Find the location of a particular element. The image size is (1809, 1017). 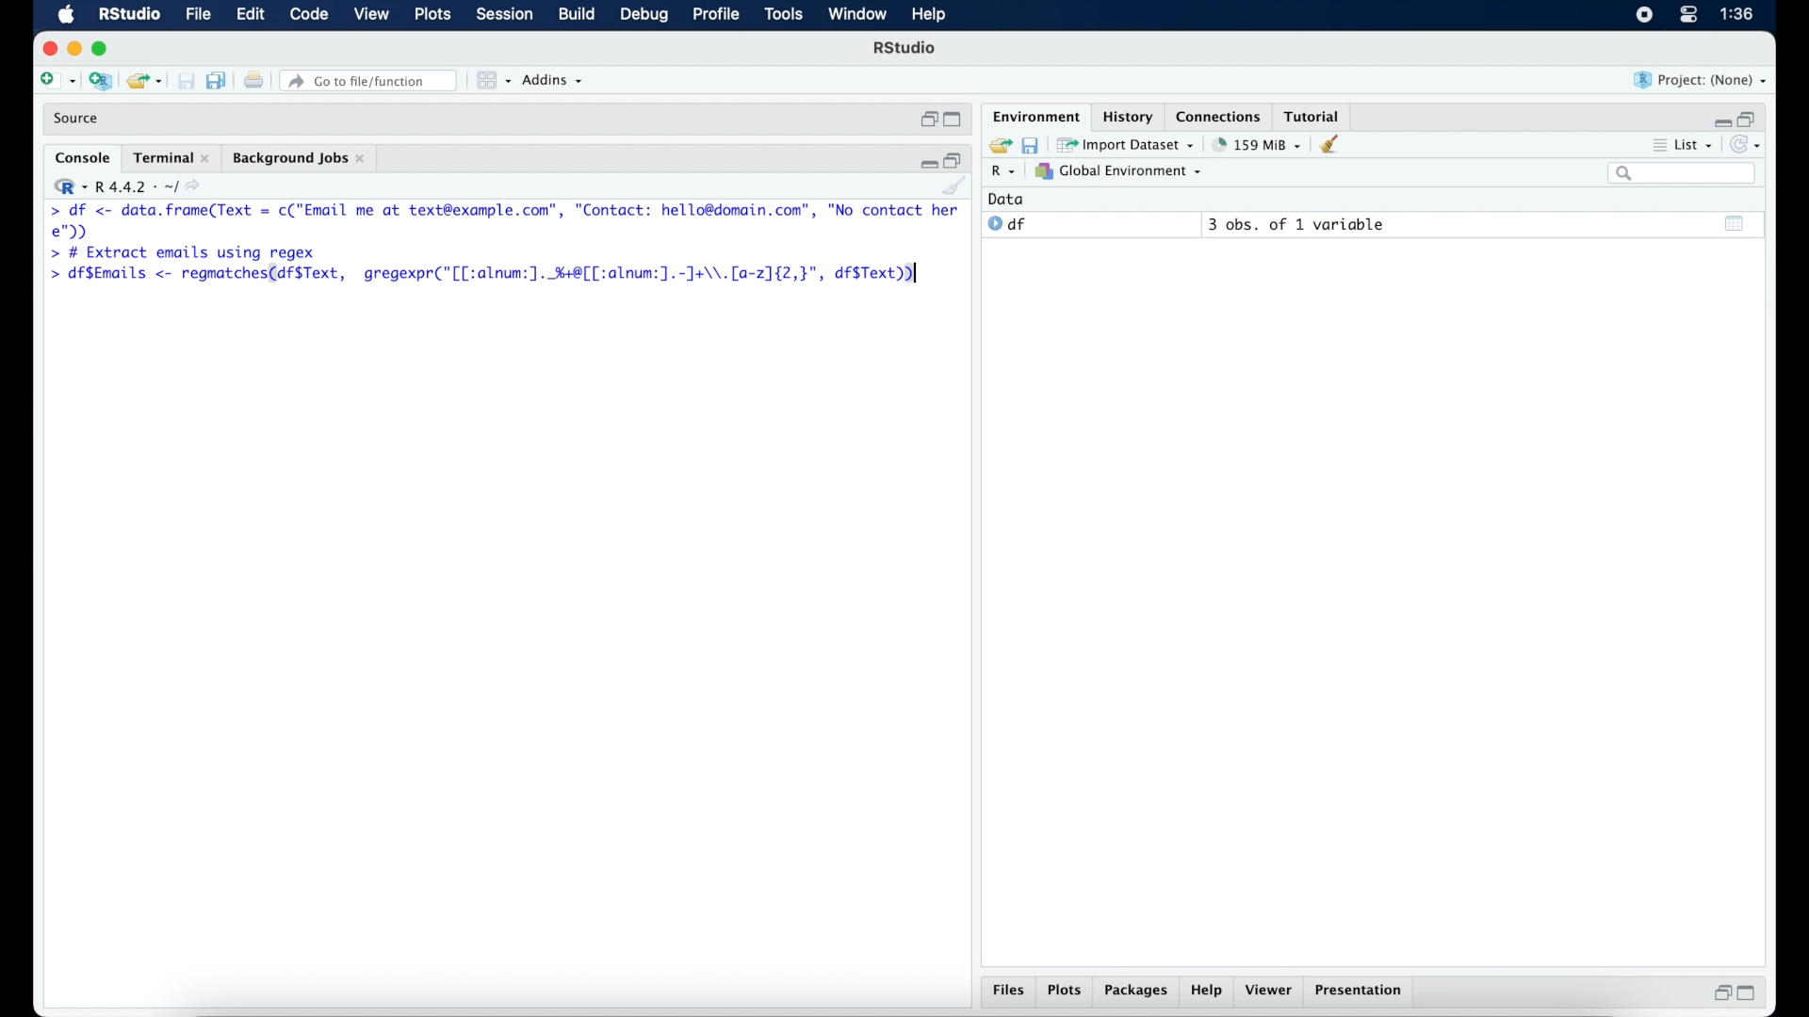

plots is located at coordinates (1065, 990).